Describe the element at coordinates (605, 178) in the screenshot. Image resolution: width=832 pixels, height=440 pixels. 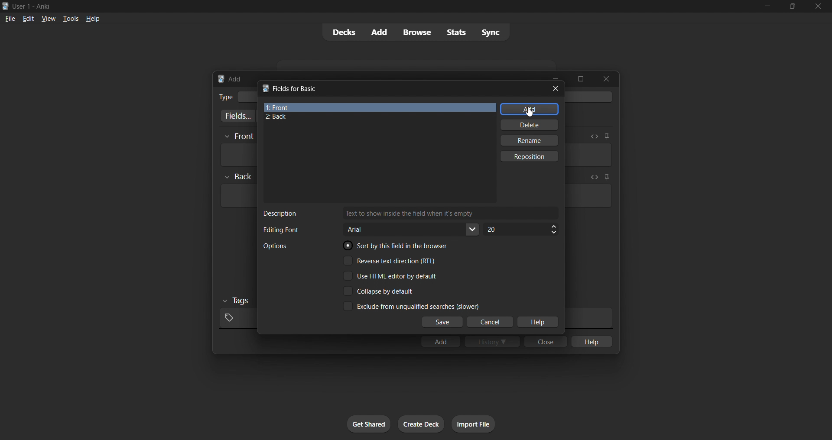
I see `Toggle sticky` at that location.